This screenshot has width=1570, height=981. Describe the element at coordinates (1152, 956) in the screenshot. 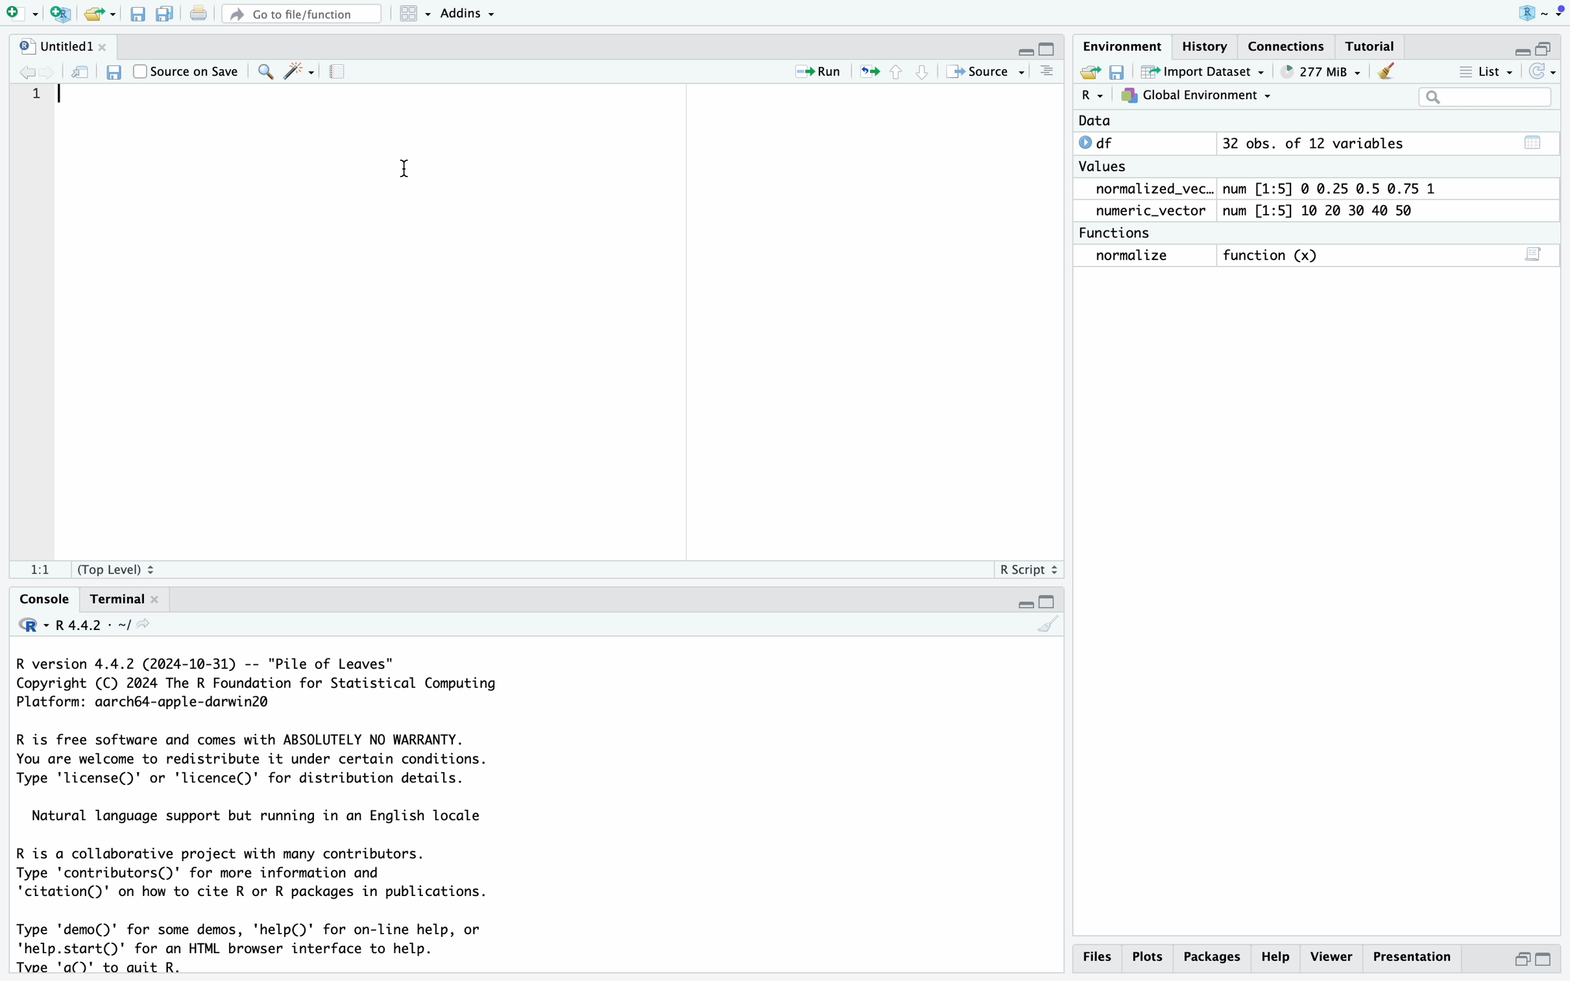

I see `Plots` at that location.